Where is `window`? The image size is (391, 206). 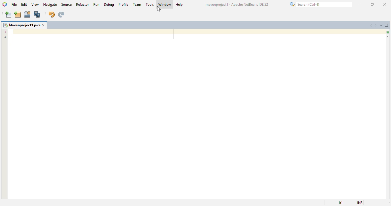 window is located at coordinates (165, 4).